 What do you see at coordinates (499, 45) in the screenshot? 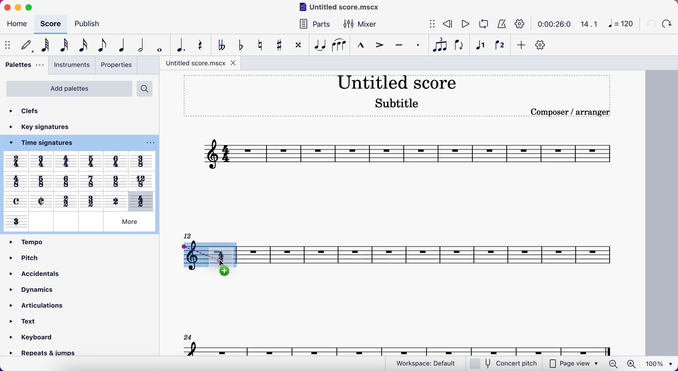
I see `voice 2` at bounding box center [499, 45].